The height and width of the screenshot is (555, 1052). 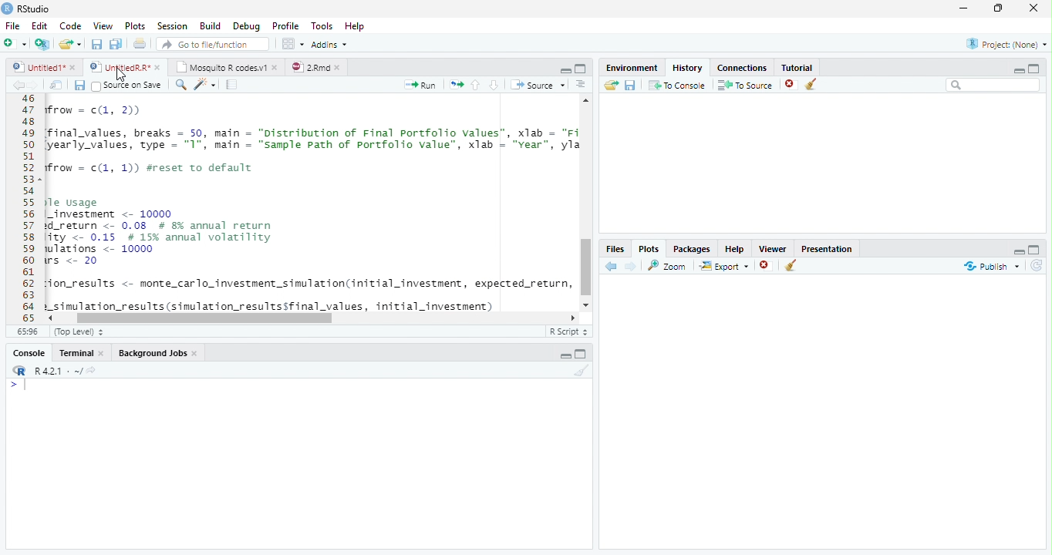 I want to click on Scroll bar, so click(x=204, y=318).